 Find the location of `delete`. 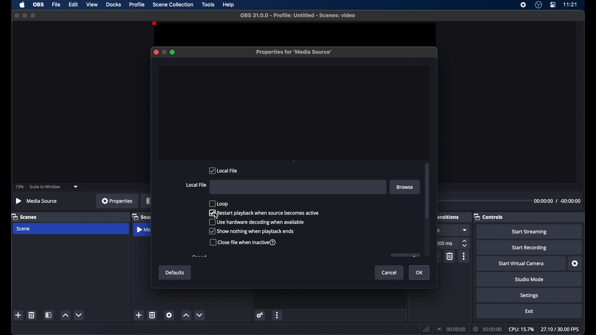

delete is located at coordinates (32, 315).